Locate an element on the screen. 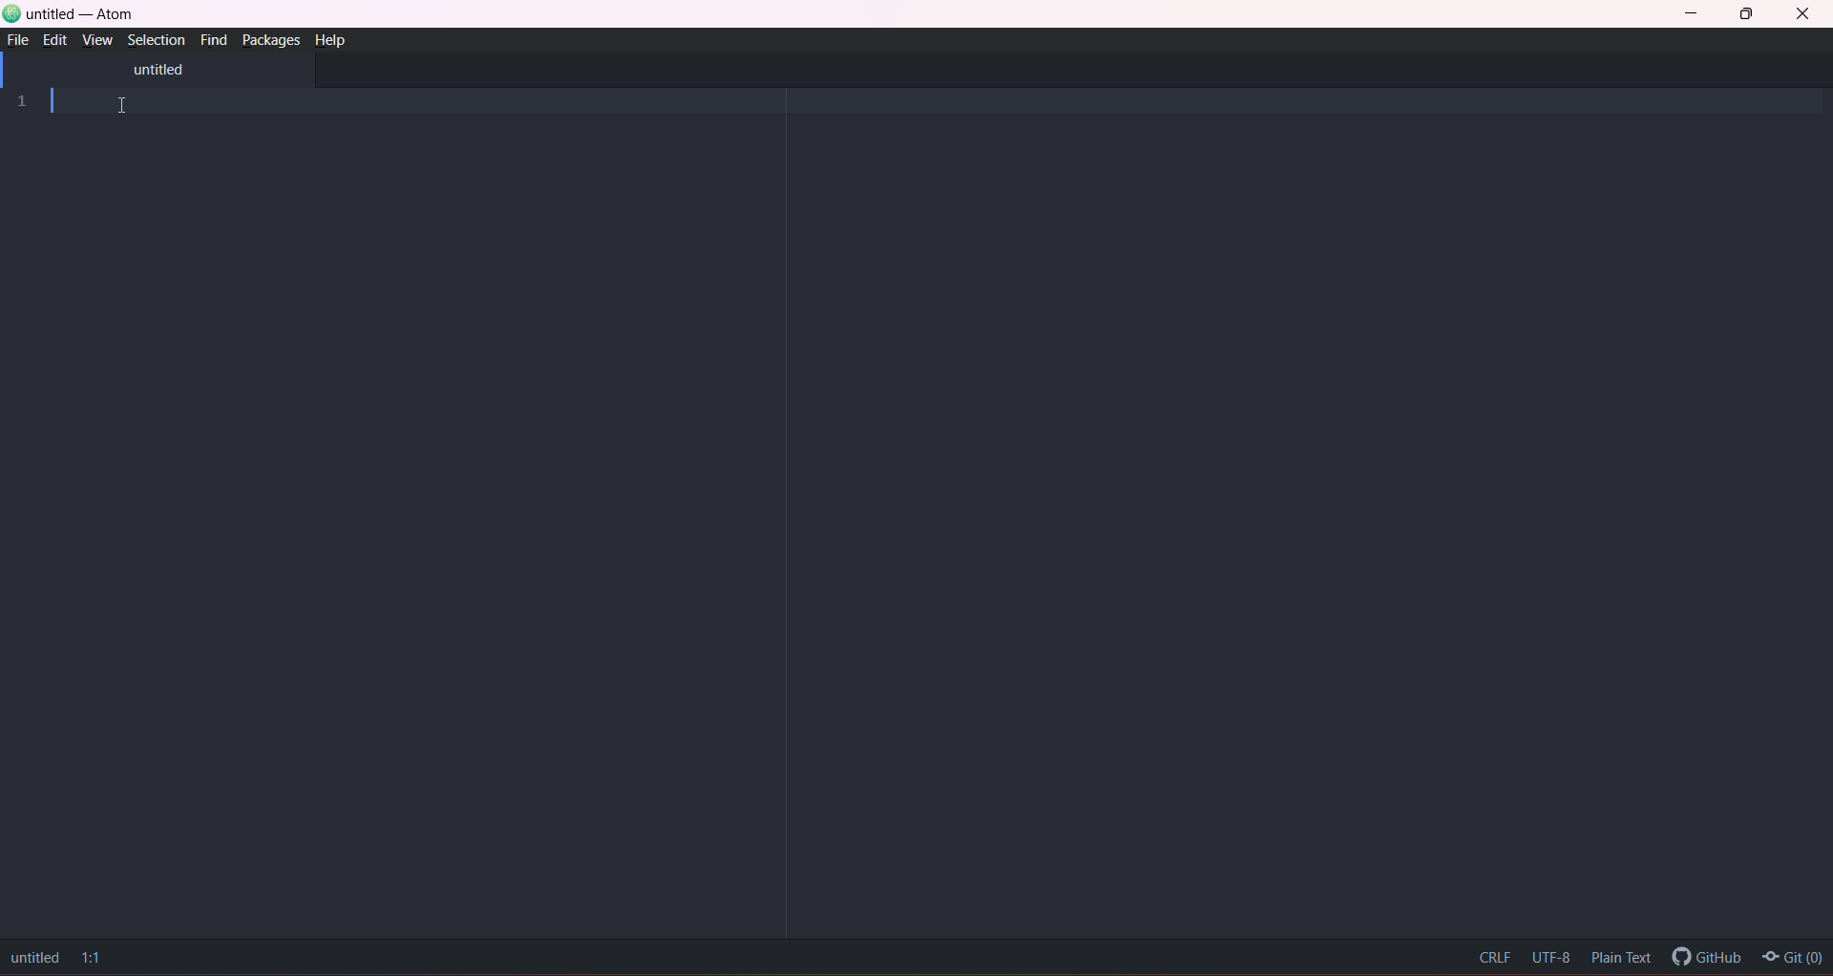 The height and width of the screenshot is (976, 1833). UTF-8 is located at coordinates (1550, 954).